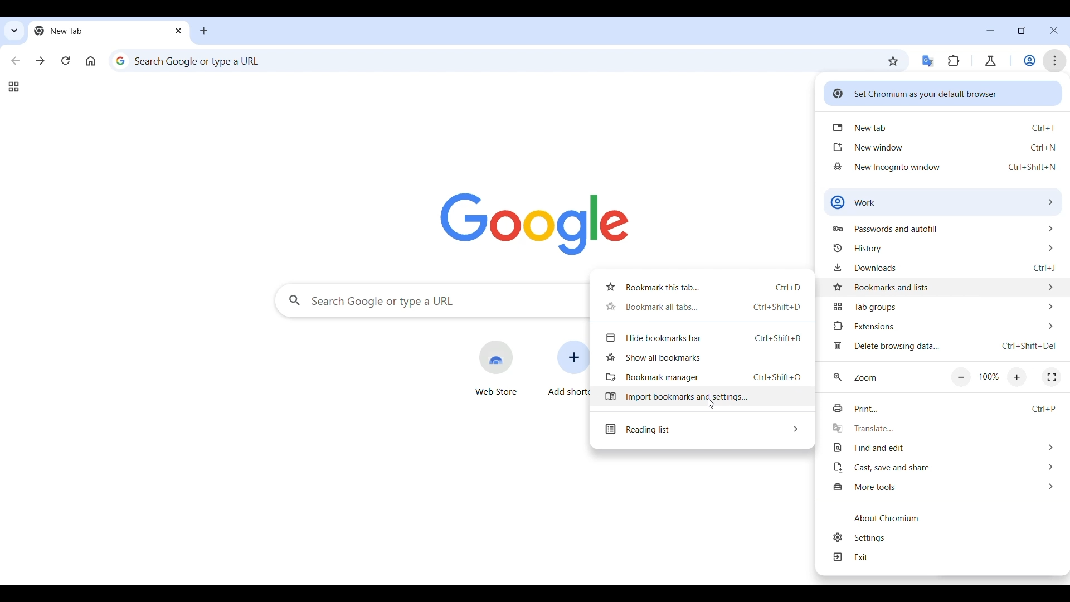 Image resolution: width=1070 pixels, height=602 pixels. What do you see at coordinates (711, 404) in the screenshot?
I see `Cursor clicking on Import bookmarks and settings` at bounding box center [711, 404].